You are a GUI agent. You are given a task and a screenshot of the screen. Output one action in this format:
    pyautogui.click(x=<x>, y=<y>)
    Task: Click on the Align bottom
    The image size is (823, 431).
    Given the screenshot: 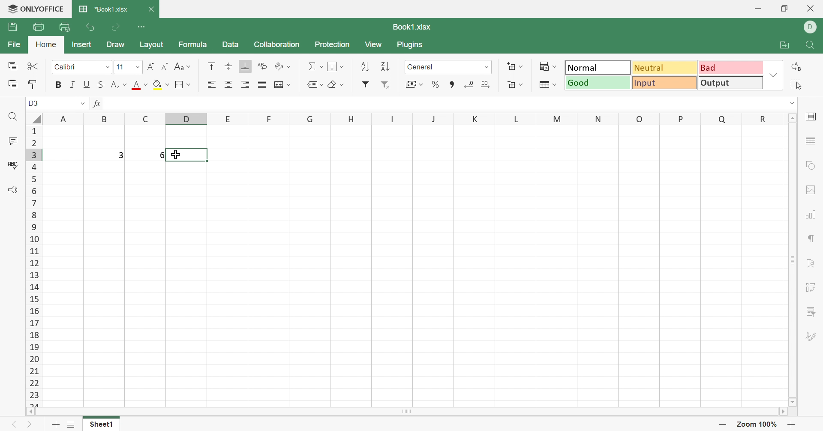 What is the action you would take?
    pyautogui.click(x=246, y=66)
    